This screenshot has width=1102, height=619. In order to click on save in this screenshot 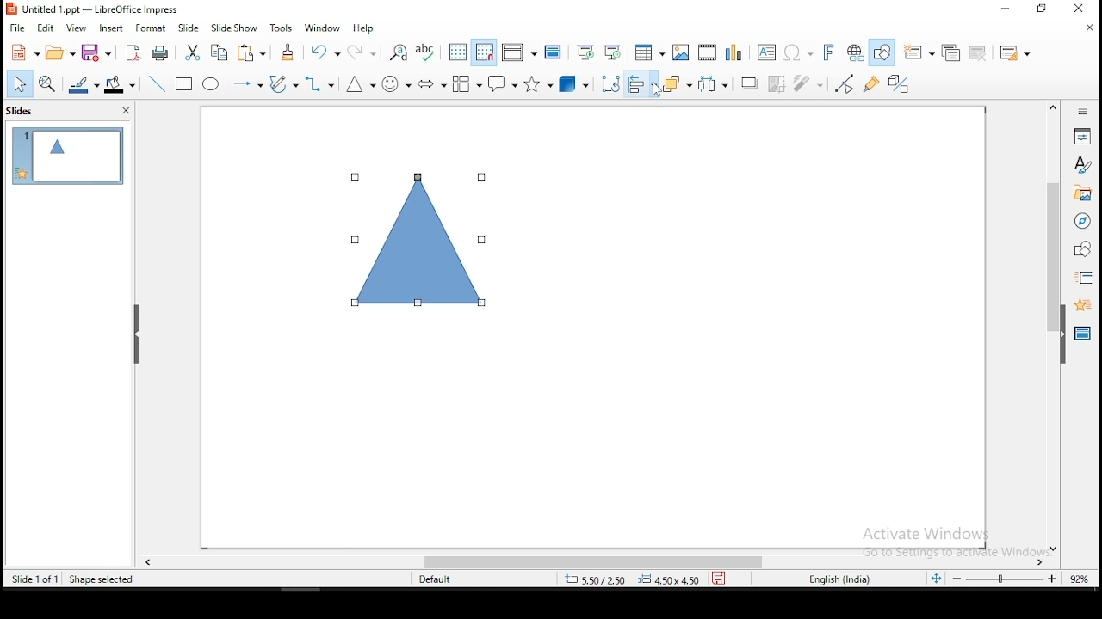, I will do `click(719, 580)`.